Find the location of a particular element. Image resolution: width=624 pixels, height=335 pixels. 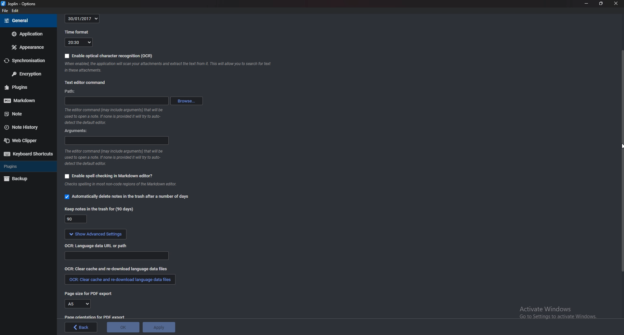

Appearance is located at coordinates (27, 47).